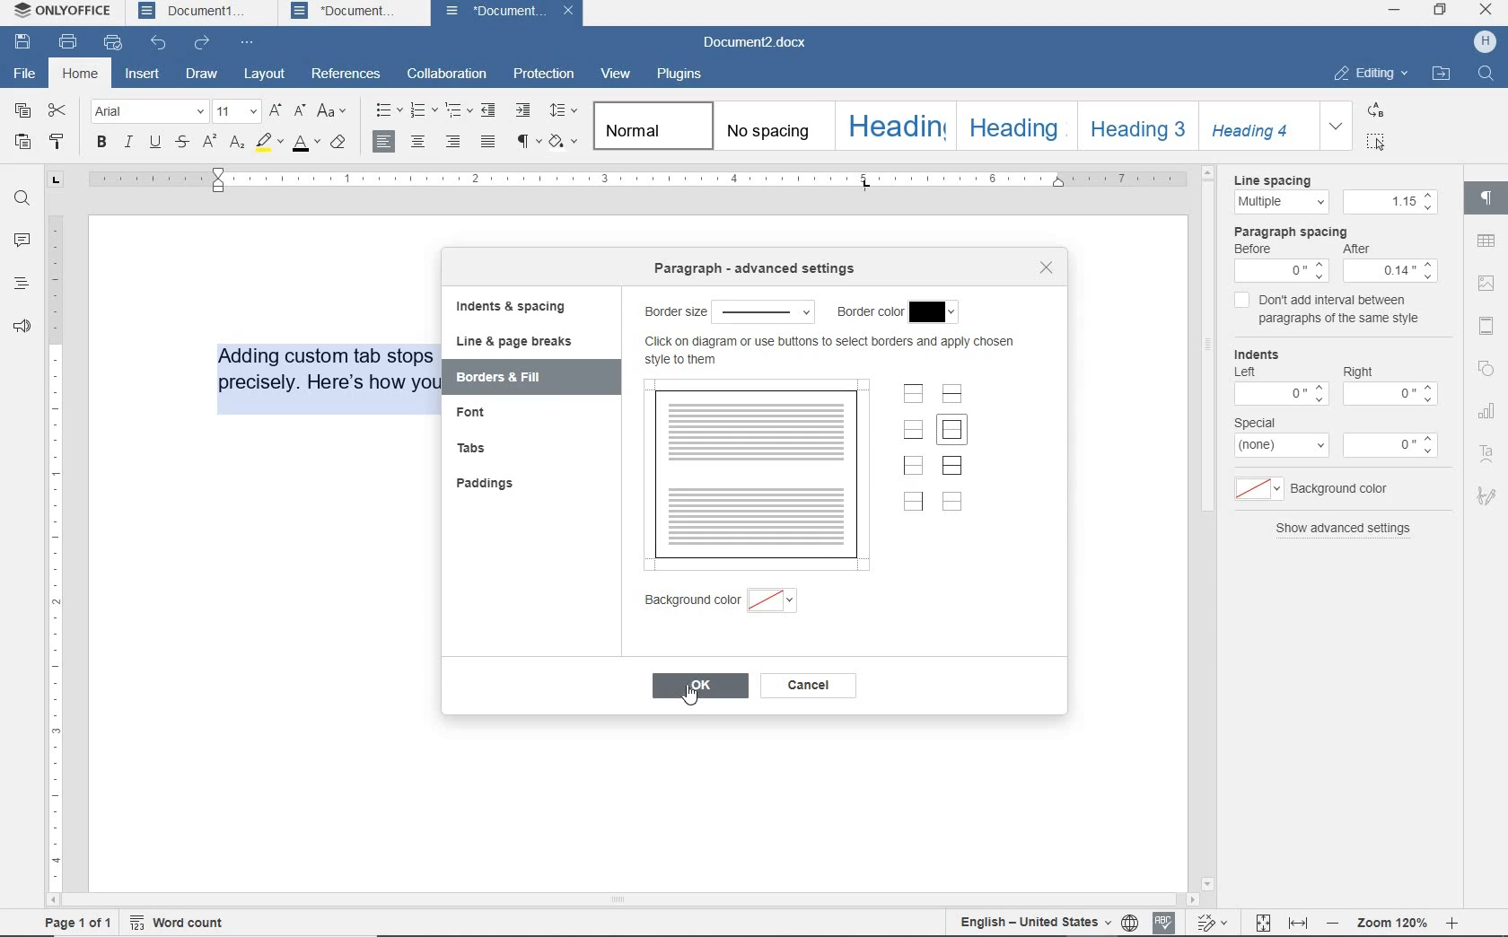  What do you see at coordinates (26, 74) in the screenshot?
I see `file` at bounding box center [26, 74].